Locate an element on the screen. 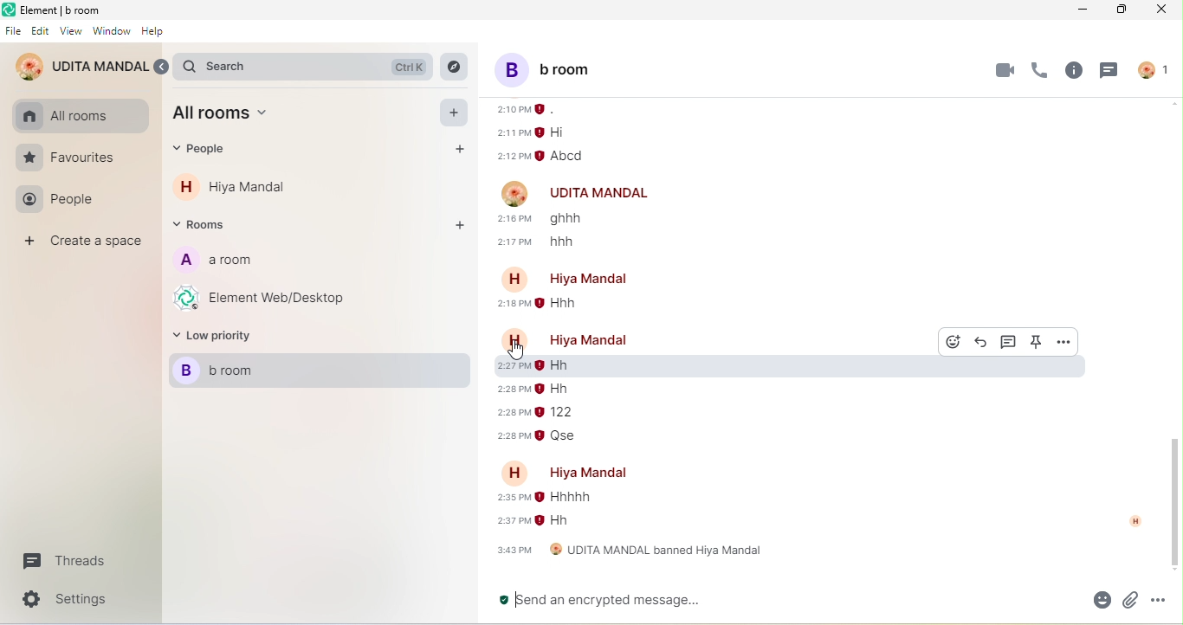 This screenshot has height=625, width=1183. close is located at coordinates (1160, 10).